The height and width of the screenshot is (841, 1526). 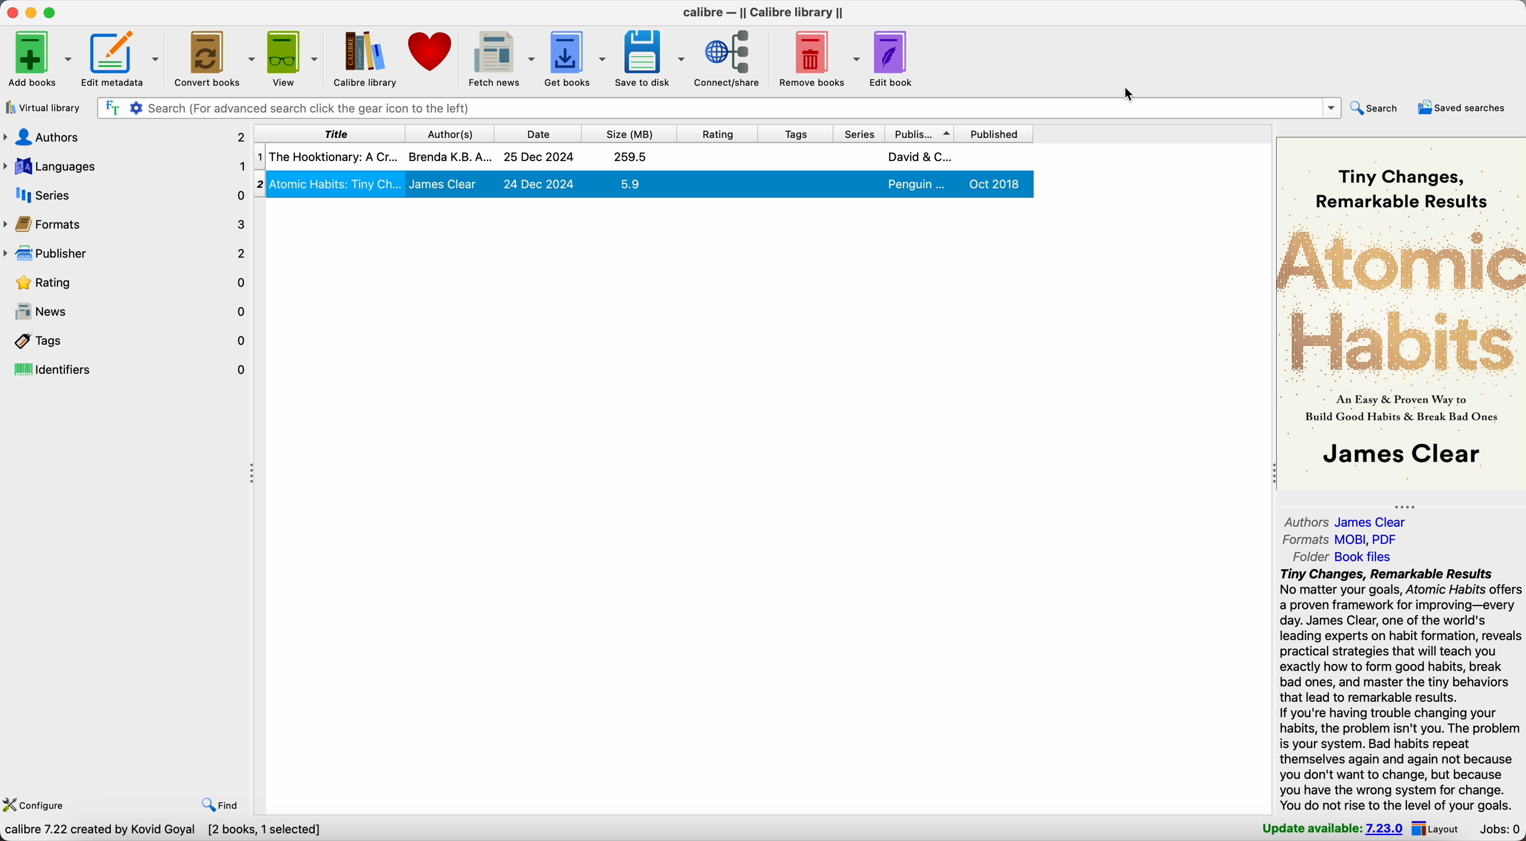 What do you see at coordinates (1398, 314) in the screenshot?
I see `oo Tiny Changes, ’Remarkable ResultsR # RP or2 : 5 “An a & Proven Way to SnBuild Good Habits & Break Bad Ones| James Clear` at bounding box center [1398, 314].